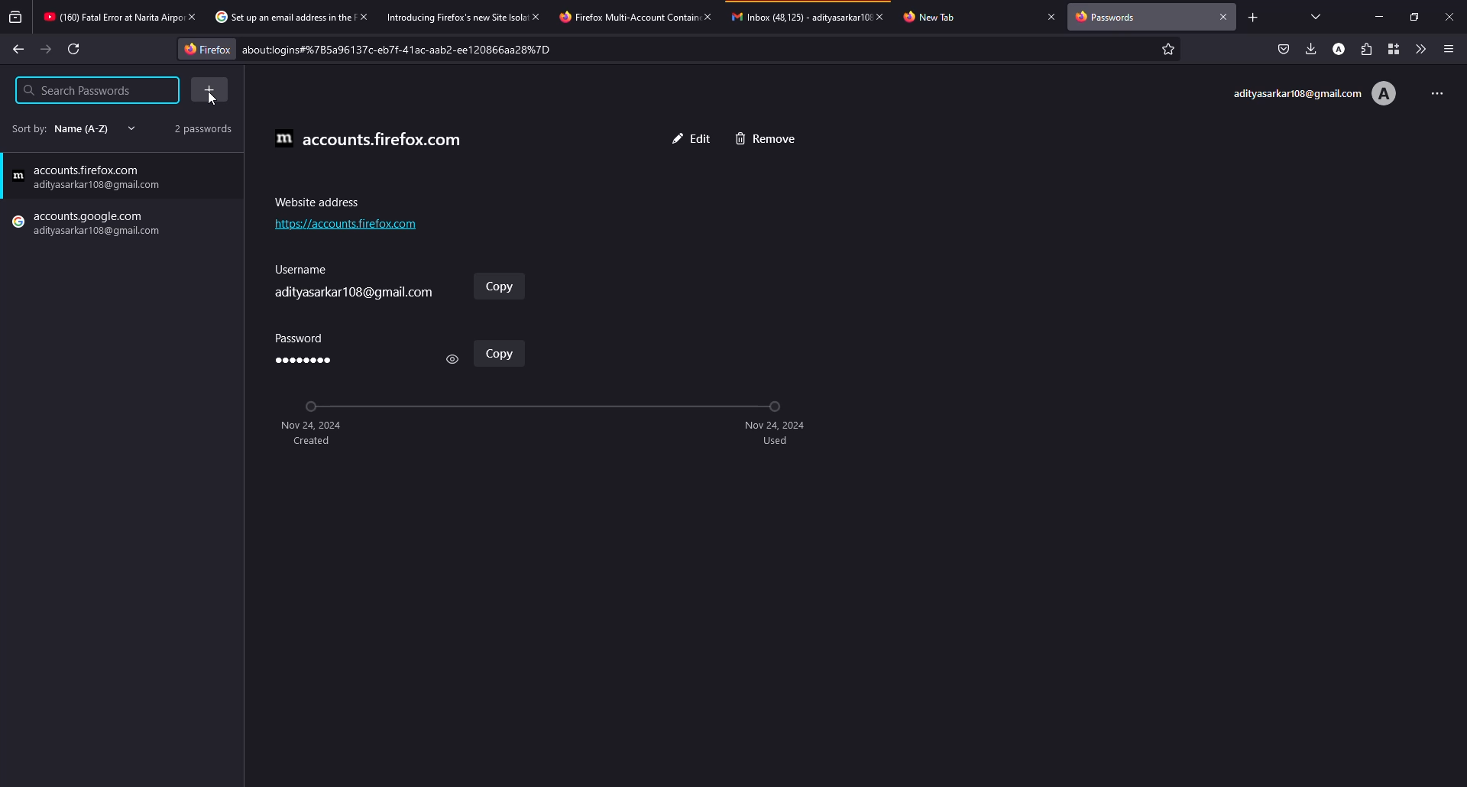  I want to click on passwords, so click(1109, 18).